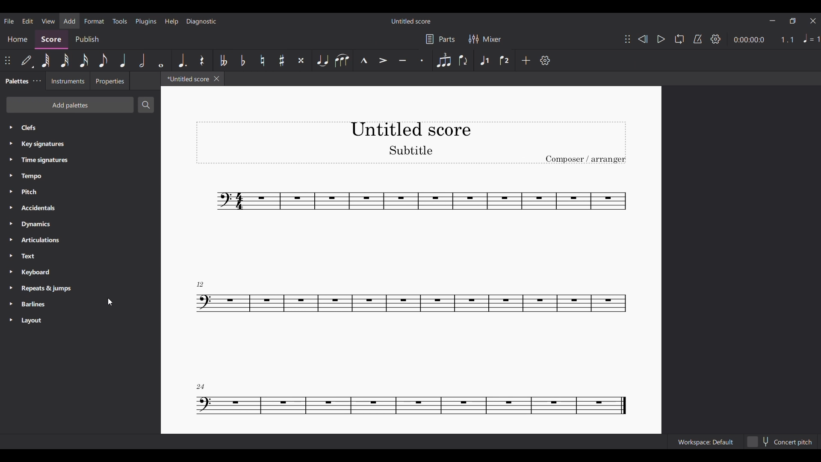 The width and height of the screenshot is (821, 462). Describe the element at coordinates (29, 176) in the screenshot. I see `Tempo` at that location.